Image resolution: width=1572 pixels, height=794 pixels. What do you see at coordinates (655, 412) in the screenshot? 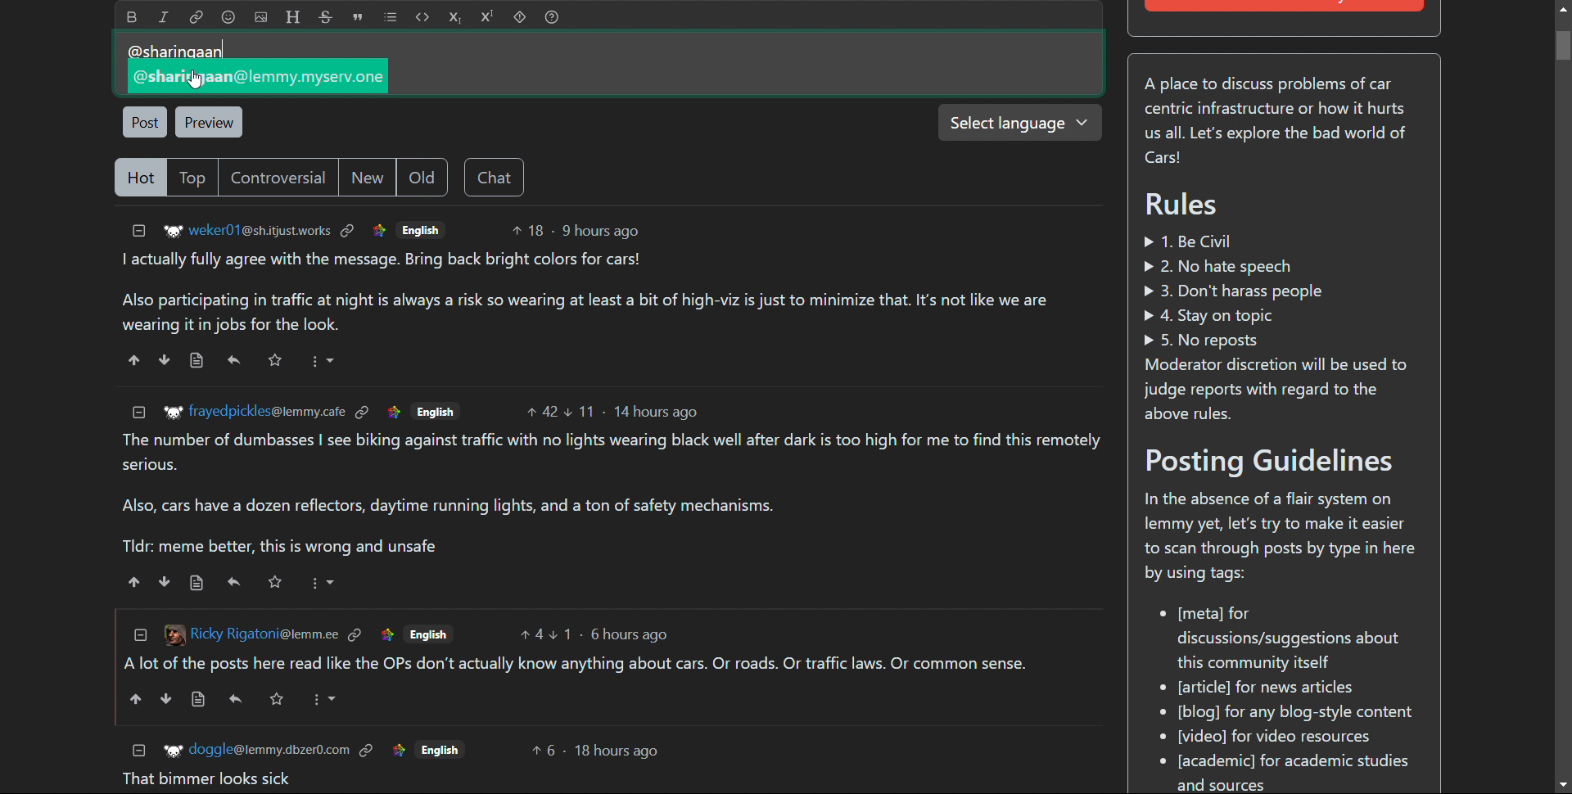
I see `14 hours ago` at bounding box center [655, 412].